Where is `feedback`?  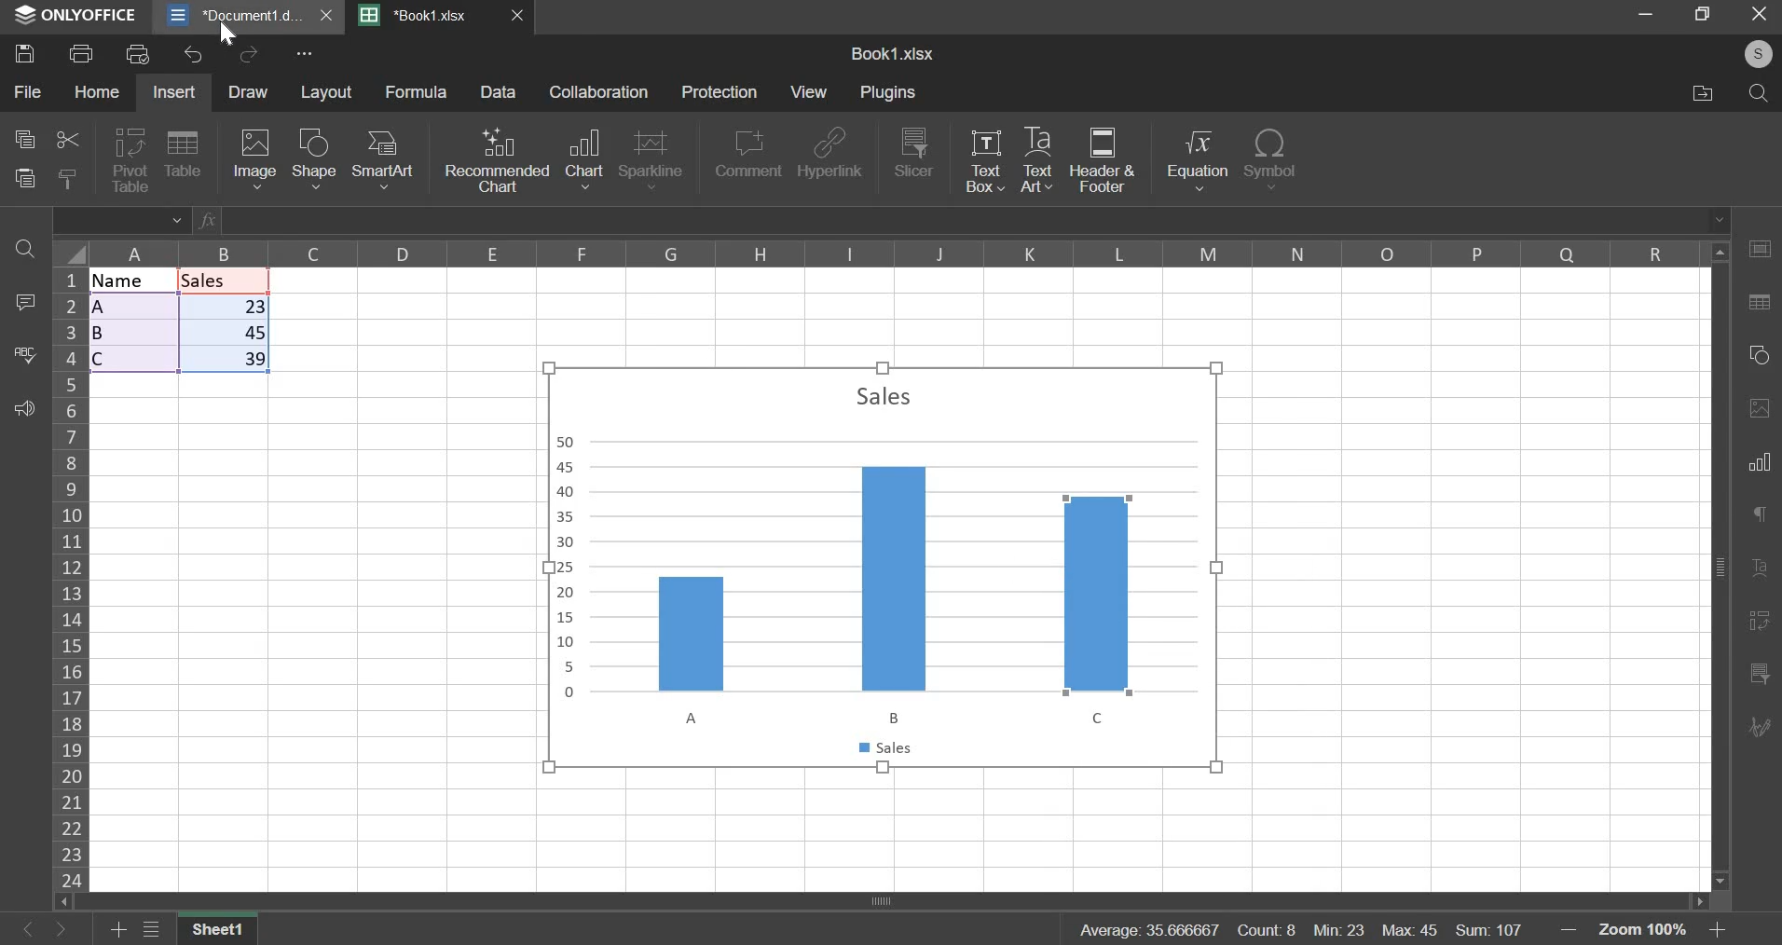 feedback is located at coordinates (23, 408).